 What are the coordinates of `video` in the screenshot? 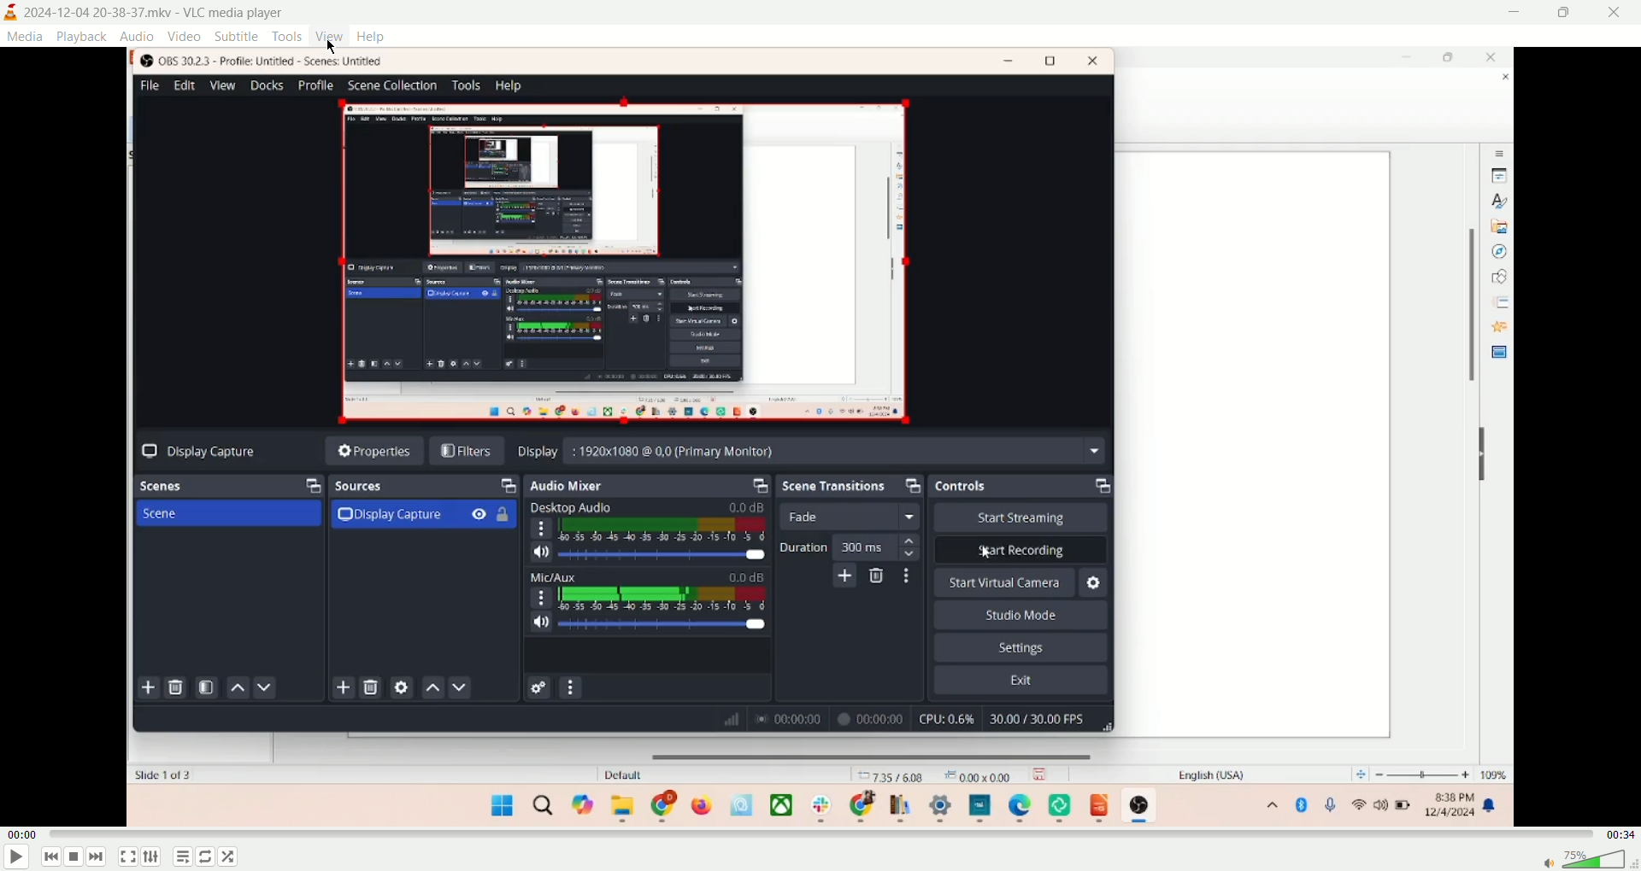 It's located at (185, 37).